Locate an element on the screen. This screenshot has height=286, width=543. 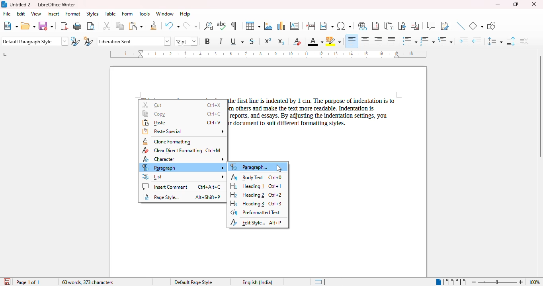
character highlighting color is located at coordinates (333, 41).